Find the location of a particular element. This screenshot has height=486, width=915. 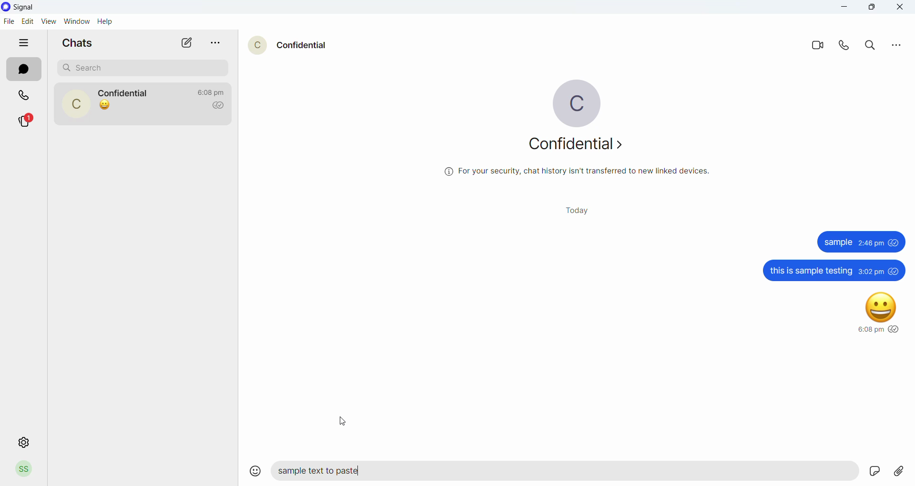

application name and logo is located at coordinates (28, 7).